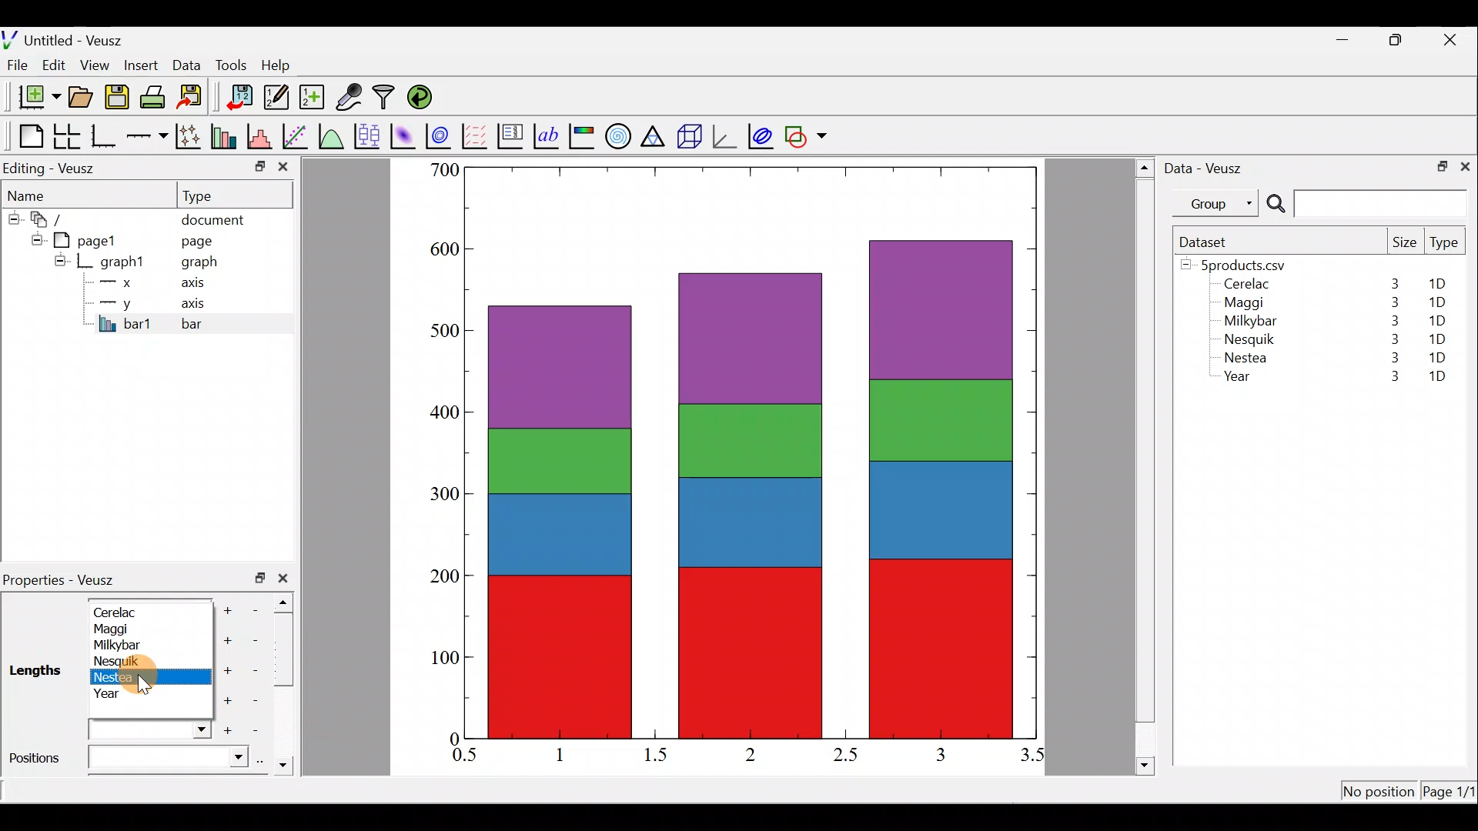  What do you see at coordinates (65, 580) in the screenshot?
I see `Properties - Veusz` at bounding box center [65, 580].